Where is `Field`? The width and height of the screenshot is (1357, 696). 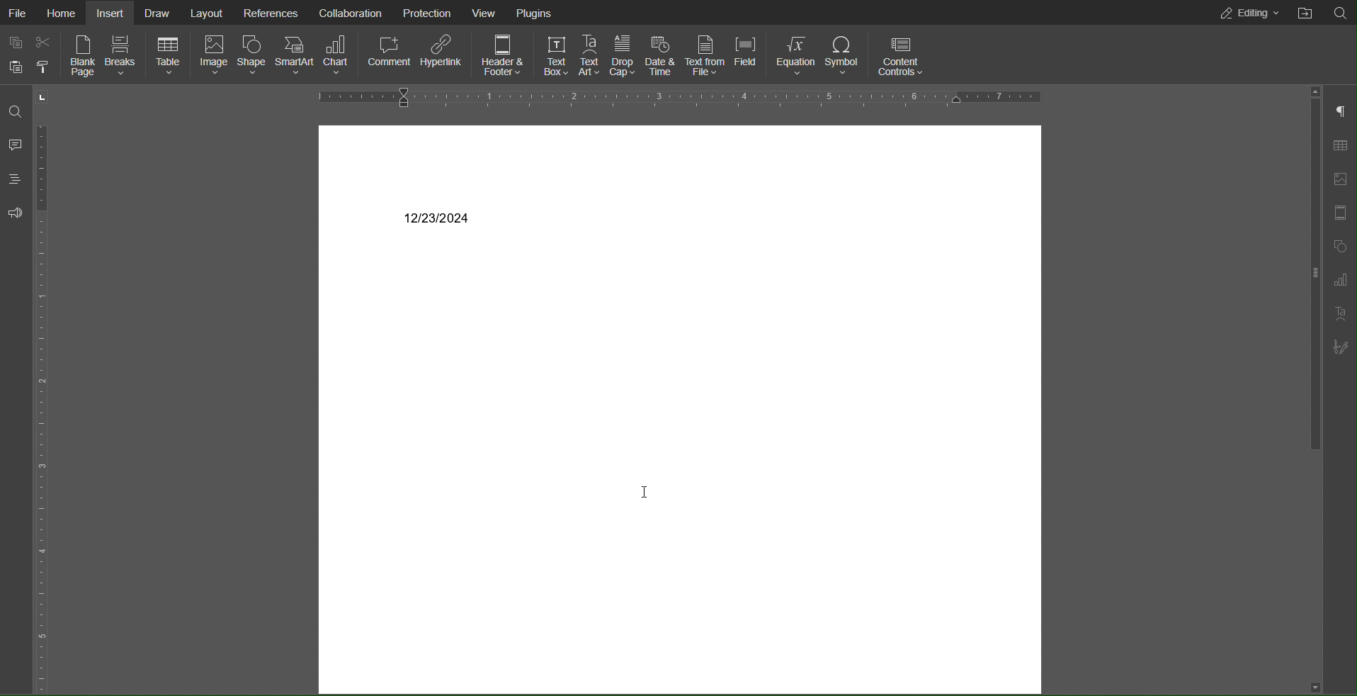
Field is located at coordinates (745, 54).